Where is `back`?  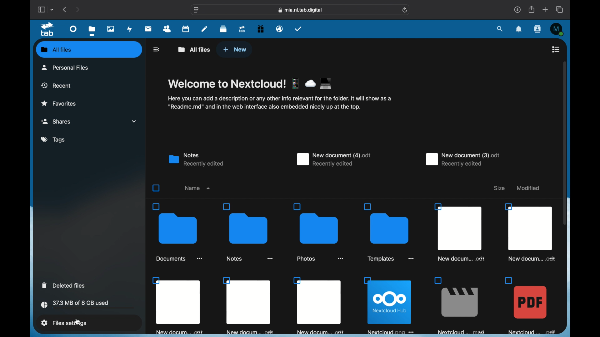
back is located at coordinates (156, 50).